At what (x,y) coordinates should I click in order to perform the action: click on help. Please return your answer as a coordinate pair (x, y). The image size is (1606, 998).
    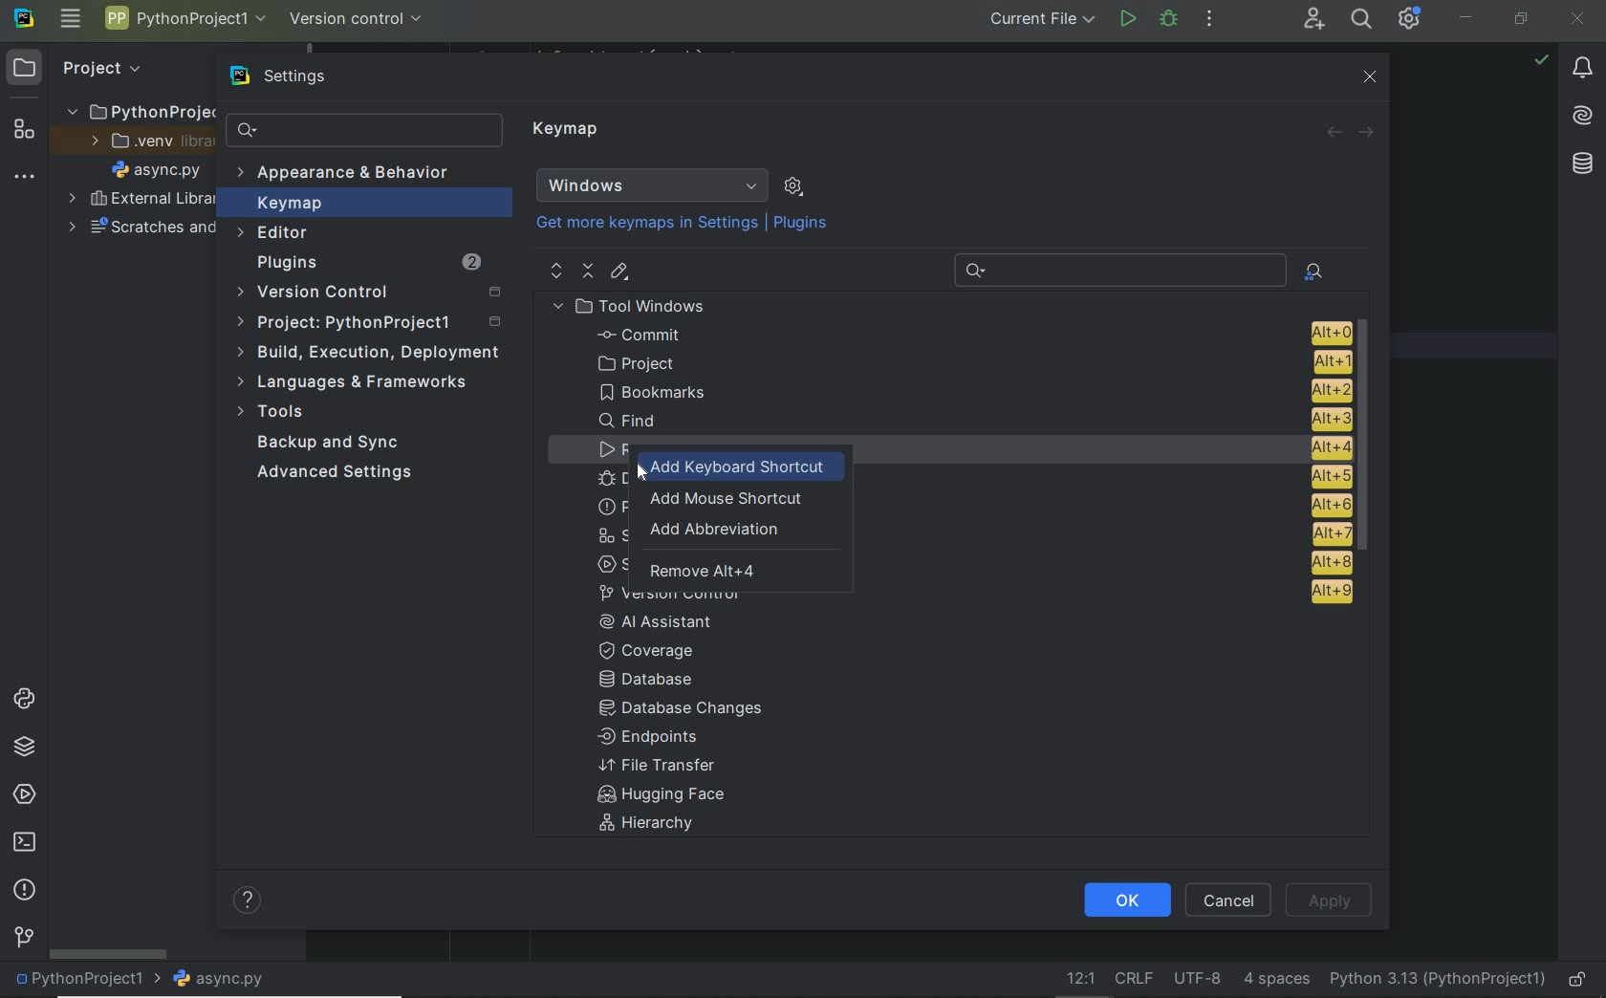
    Looking at the image, I should click on (250, 902).